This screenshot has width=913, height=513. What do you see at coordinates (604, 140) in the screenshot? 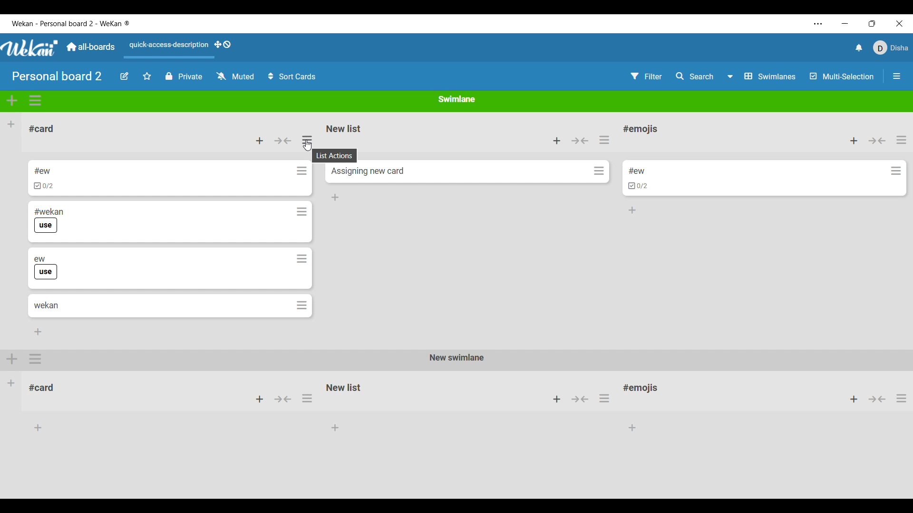
I see `List actions` at bounding box center [604, 140].